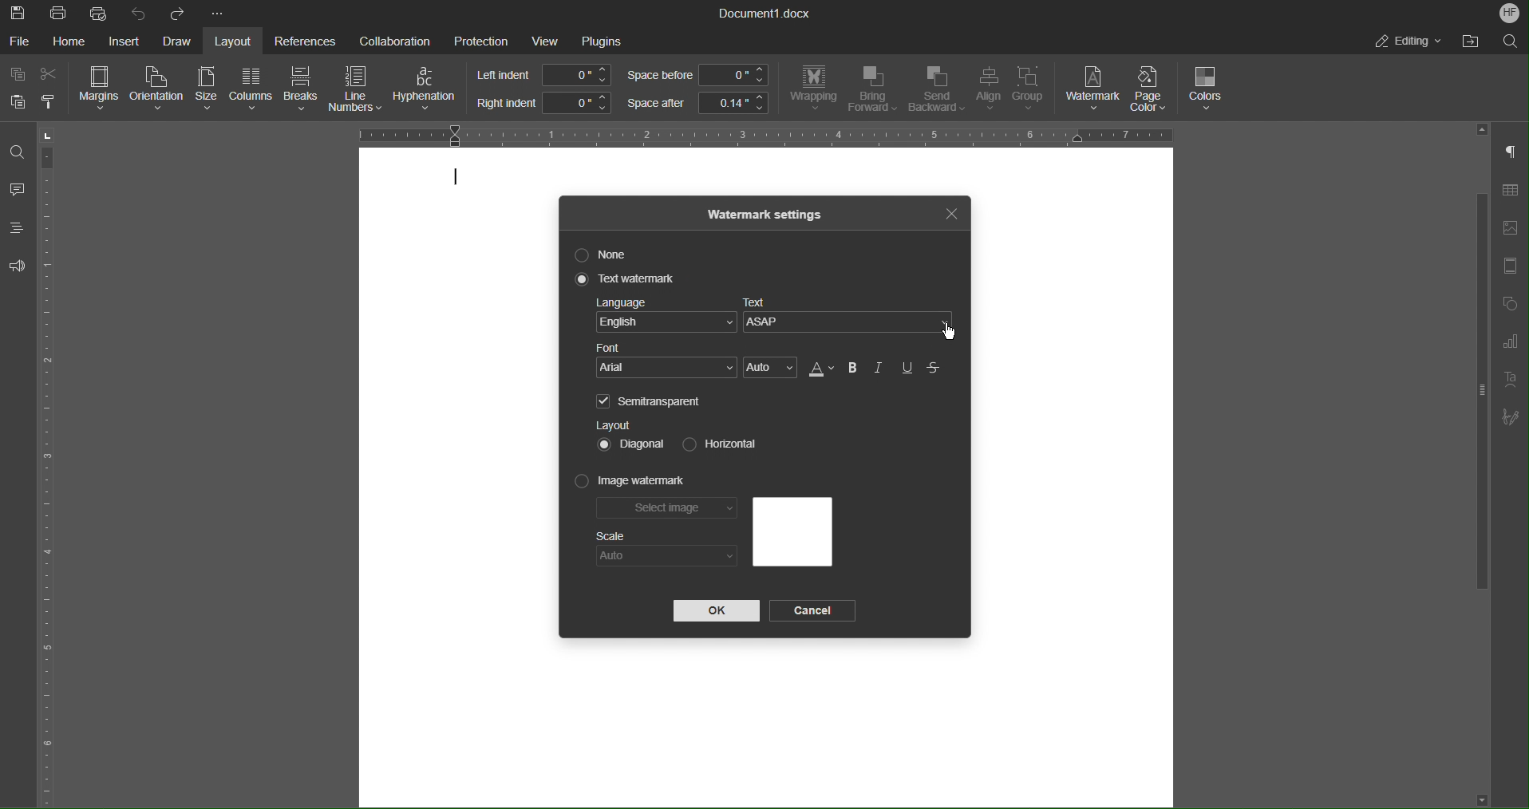 The height and width of the screenshot is (809, 1529). What do you see at coordinates (820, 369) in the screenshot?
I see `Font Color` at bounding box center [820, 369].